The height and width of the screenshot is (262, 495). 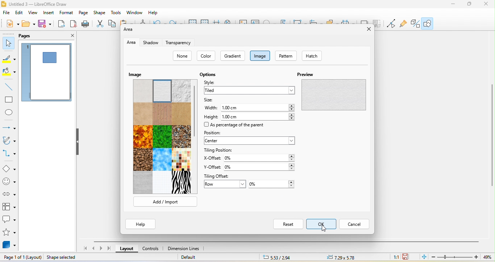 What do you see at coordinates (136, 74) in the screenshot?
I see `image` at bounding box center [136, 74].